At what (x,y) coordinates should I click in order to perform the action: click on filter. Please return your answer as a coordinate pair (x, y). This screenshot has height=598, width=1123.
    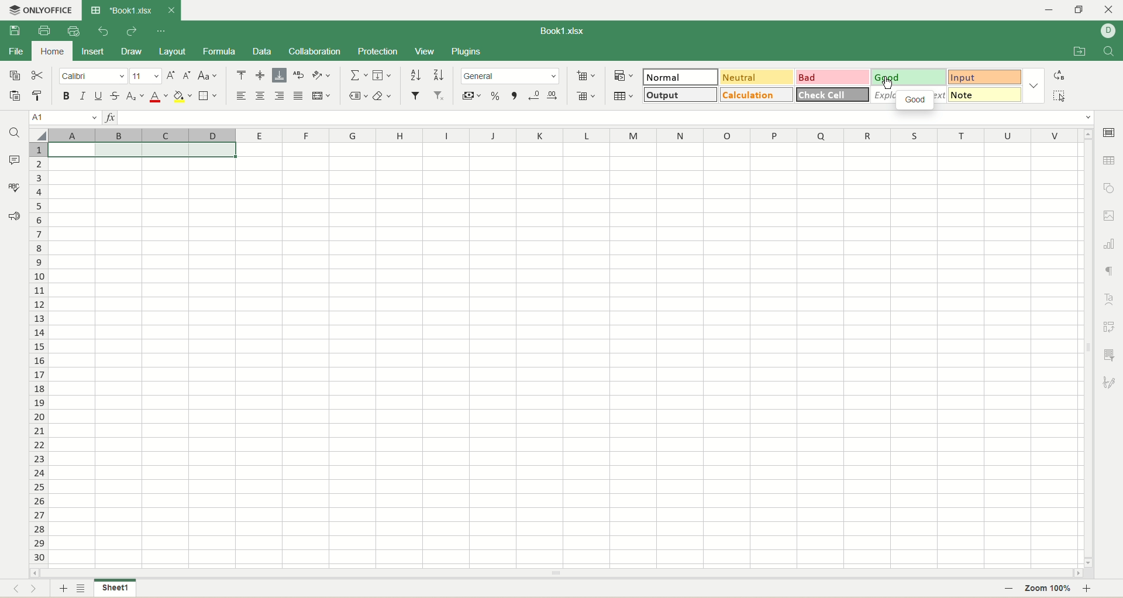
    Looking at the image, I should click on (415, 95).